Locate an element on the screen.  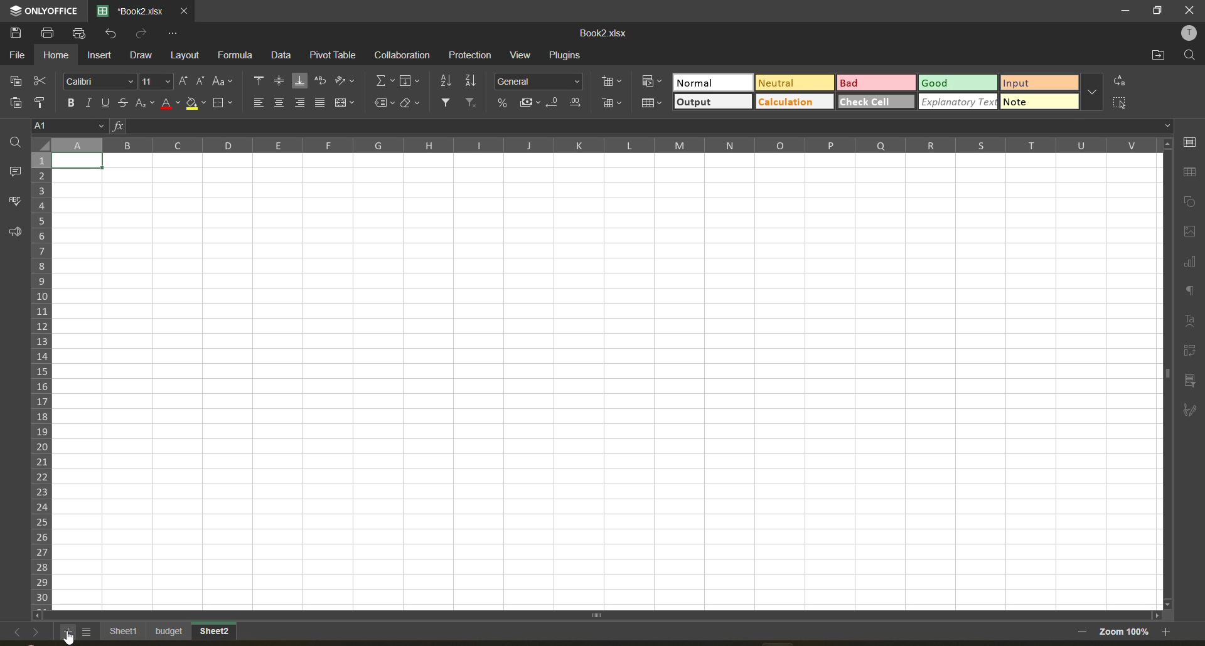
align bottom is located at coordinates (303, 81).